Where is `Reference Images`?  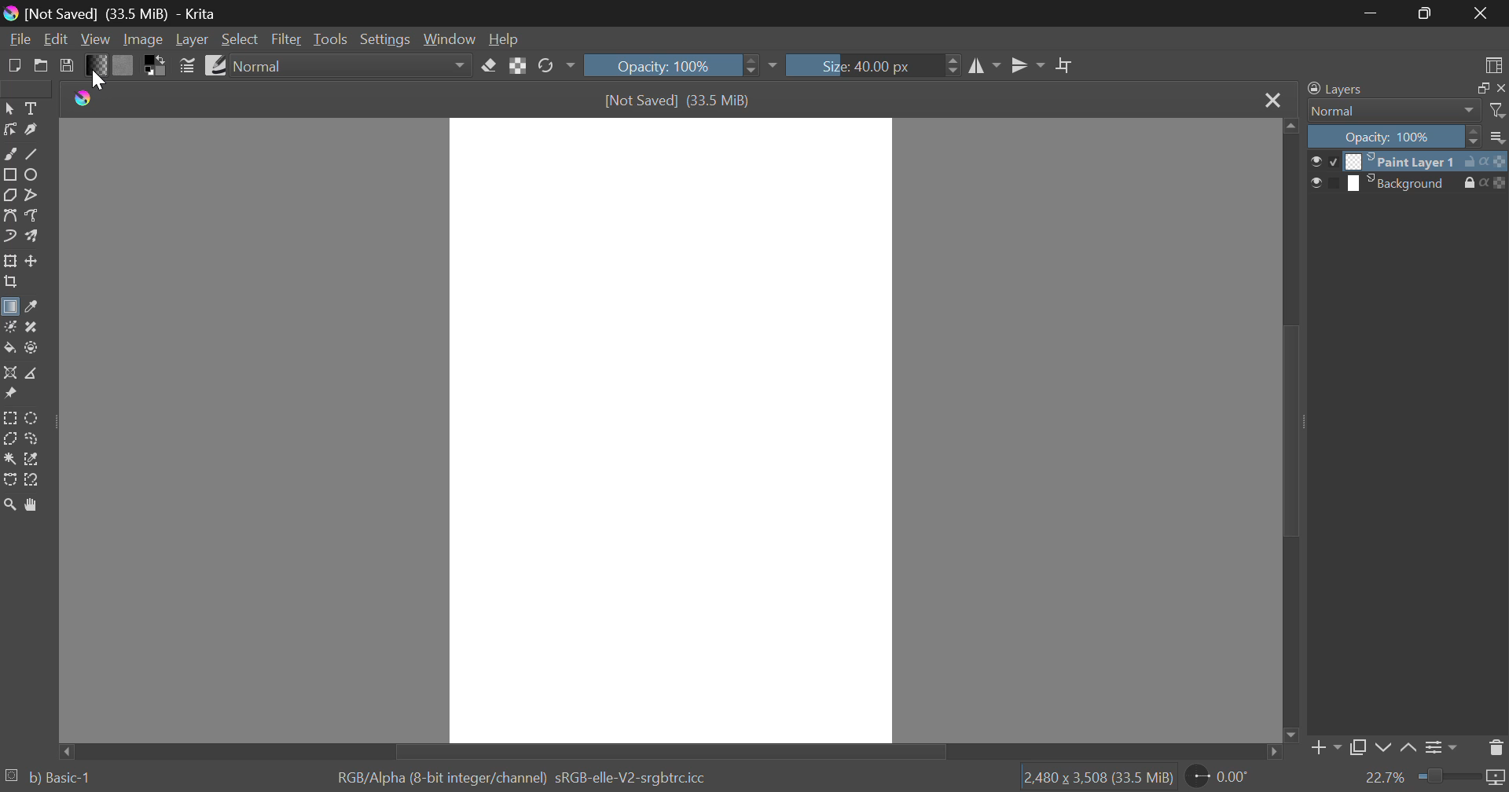 Reference Images is located at coordinates (9, 396).